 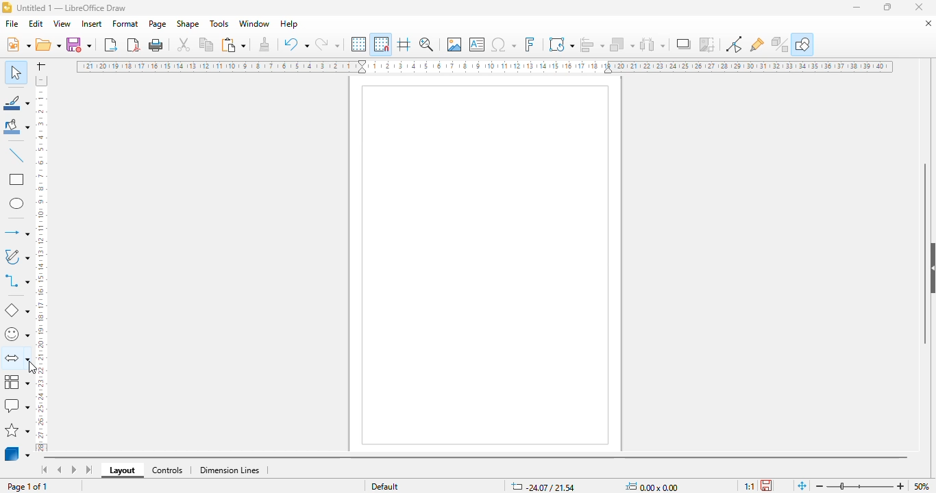 What do you see at coordinates (803, 44) in the screenshot?
I see `show draw functions` at bounding box center [803, 44].